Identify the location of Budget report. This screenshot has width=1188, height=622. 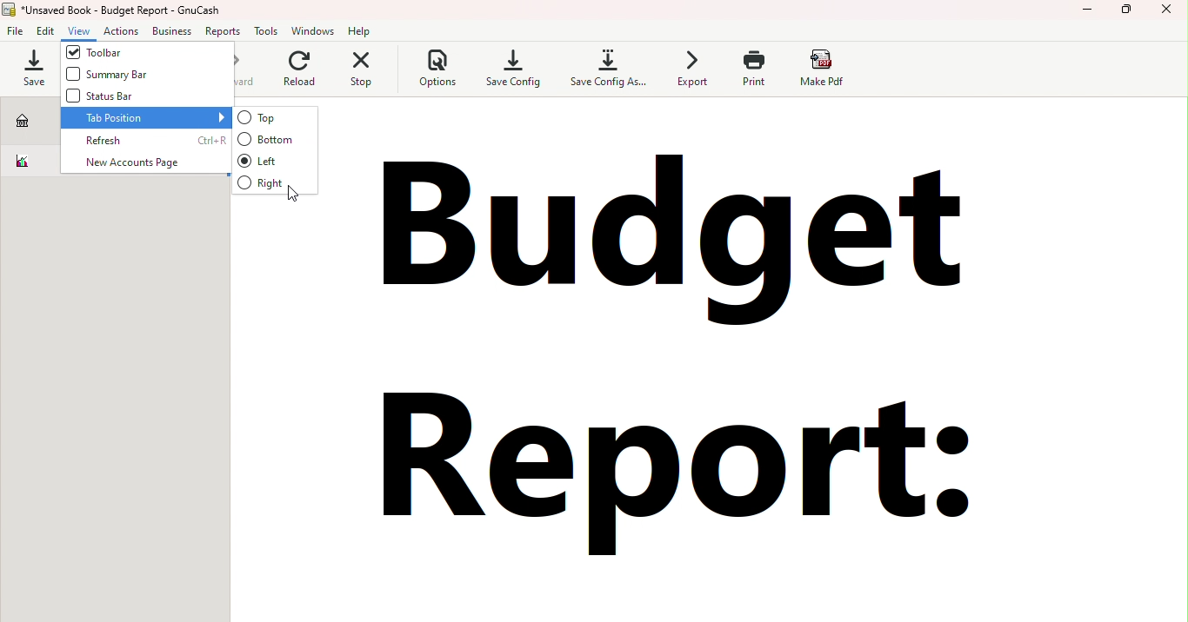
(29, 162).